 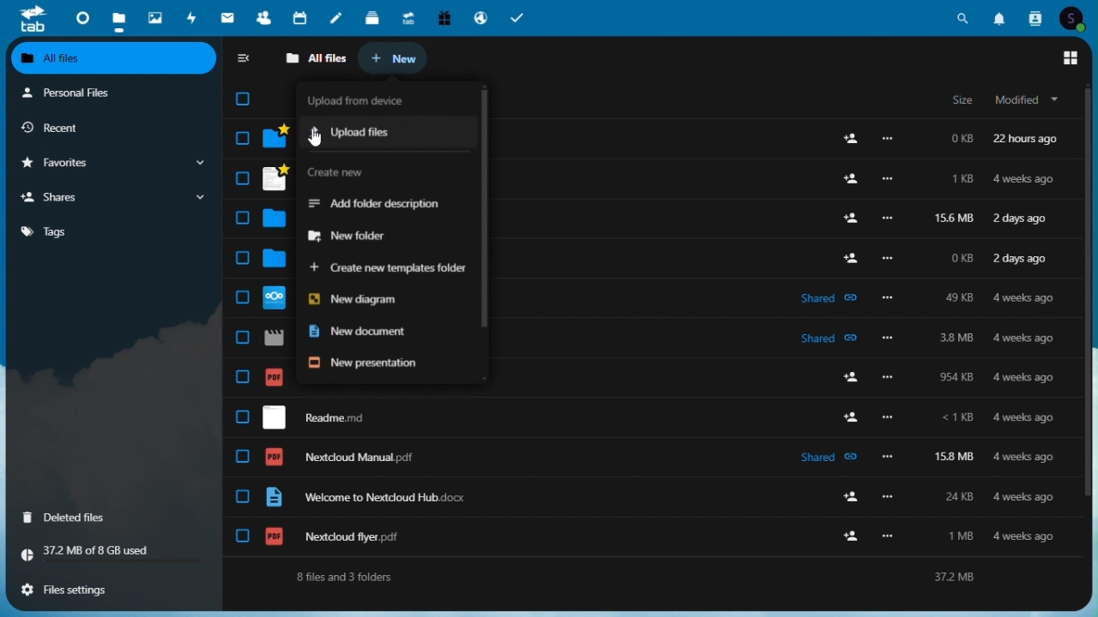 I want to click on 3.8mb, so click(x=956, y=340).